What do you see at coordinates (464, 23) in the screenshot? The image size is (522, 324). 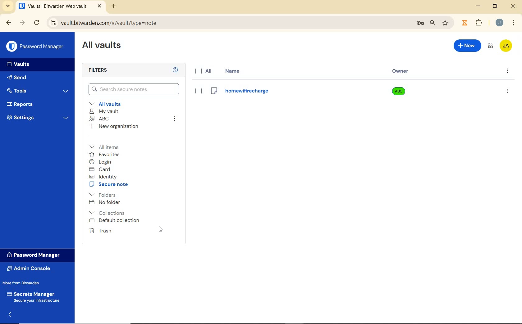 I see `extensions` at bounding box center [464, 23].